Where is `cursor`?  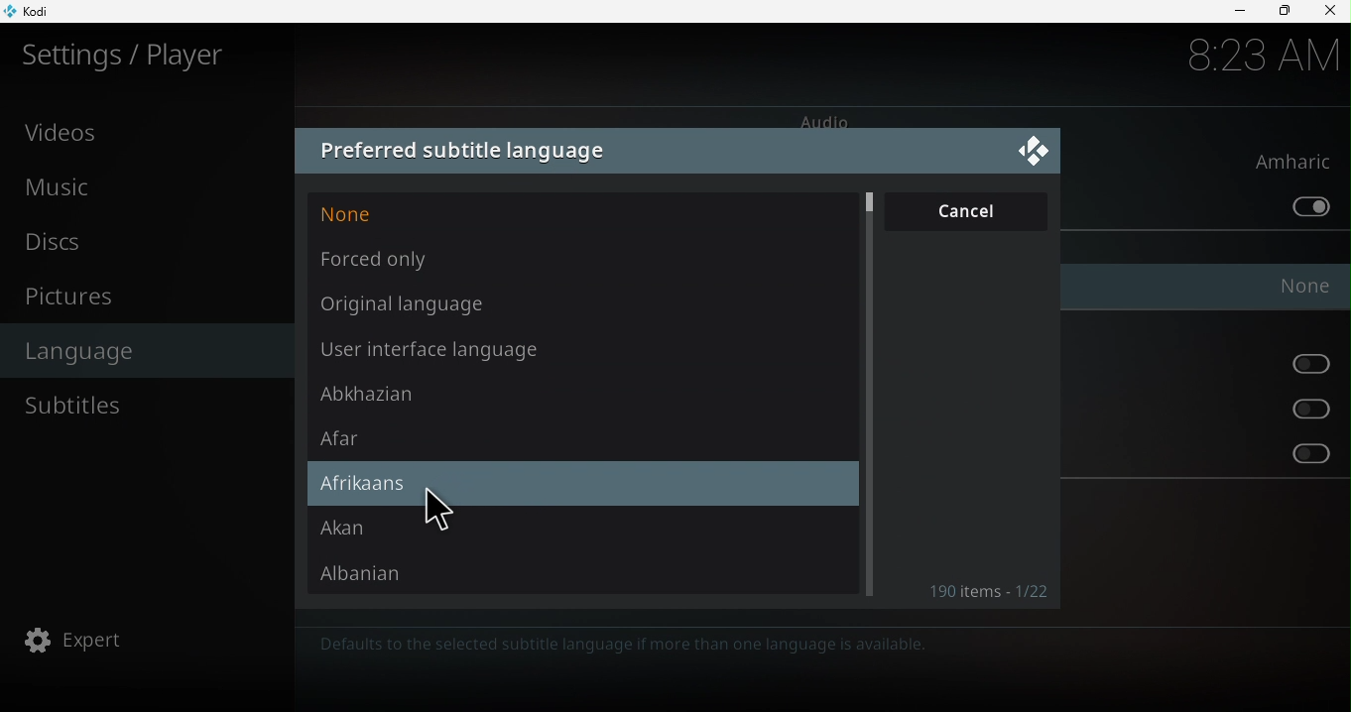 cursor is located at coordinates (438, 510).